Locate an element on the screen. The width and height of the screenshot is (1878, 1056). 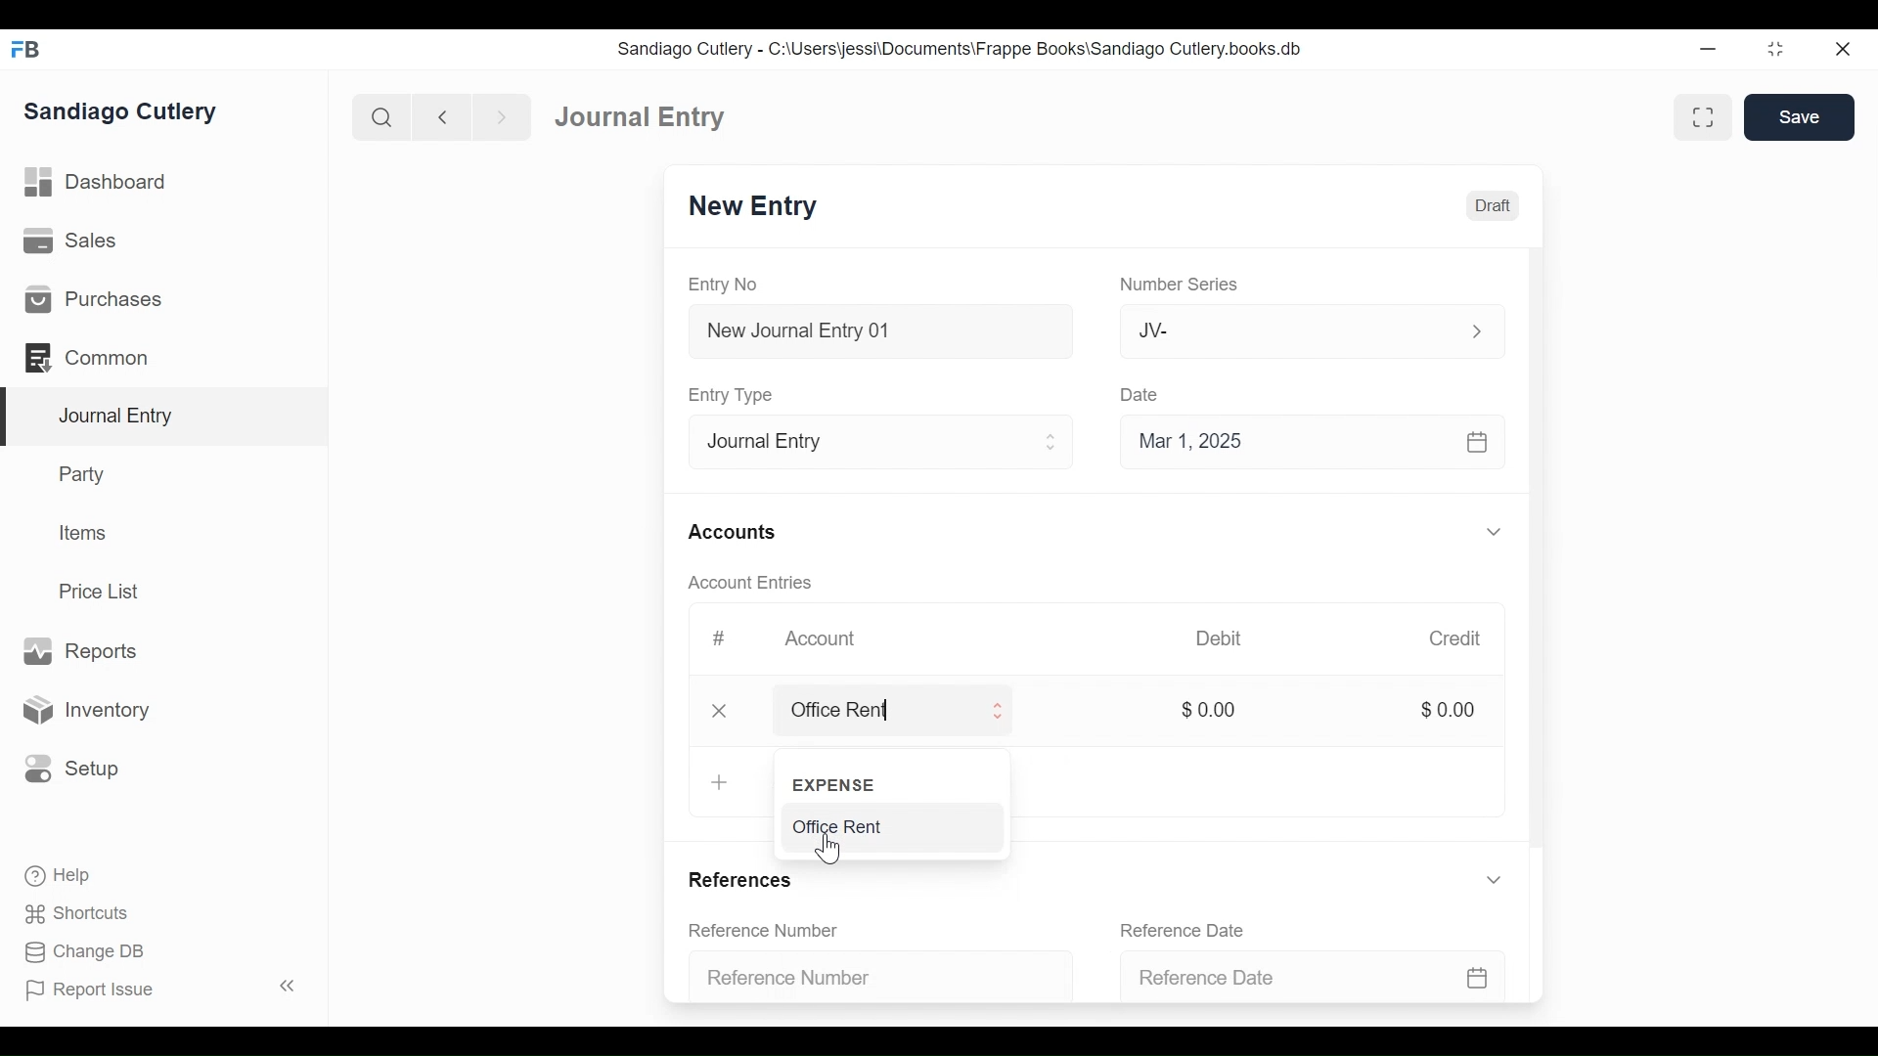
search  is located at coordinates (379, 113).